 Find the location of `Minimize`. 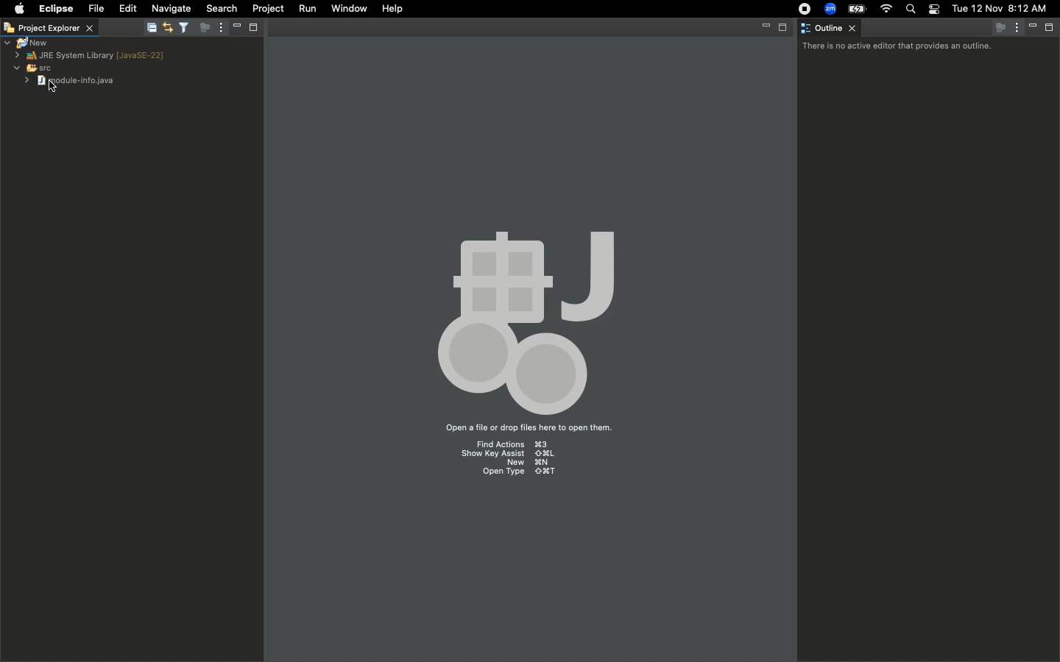

Minimize is located at coordinates (1033, 26).